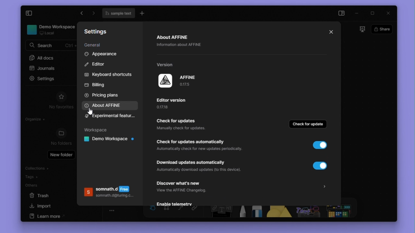 Image resolution: width=415 pixels, height=233 pixels. Describe the element at coordinates (308, 211) in the screenshot. I see `others` at that location.